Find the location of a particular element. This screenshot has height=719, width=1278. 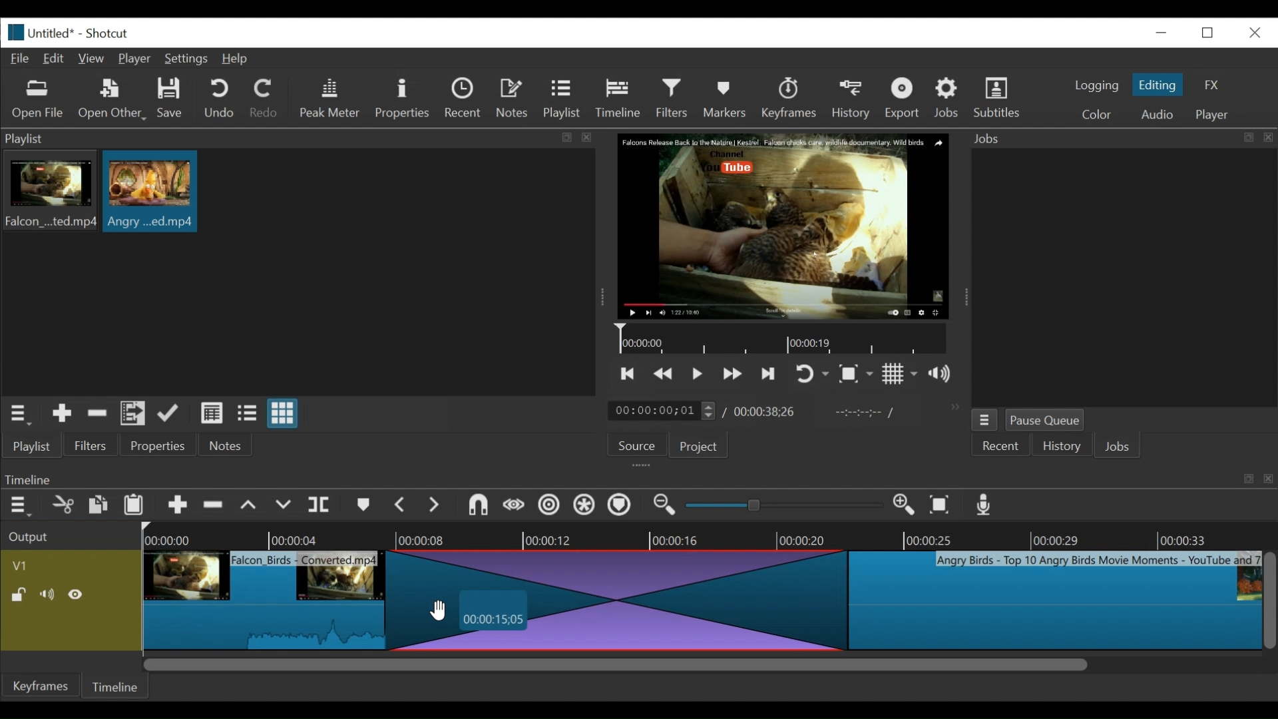

Timeline menu is located at coordinates (22, 506).